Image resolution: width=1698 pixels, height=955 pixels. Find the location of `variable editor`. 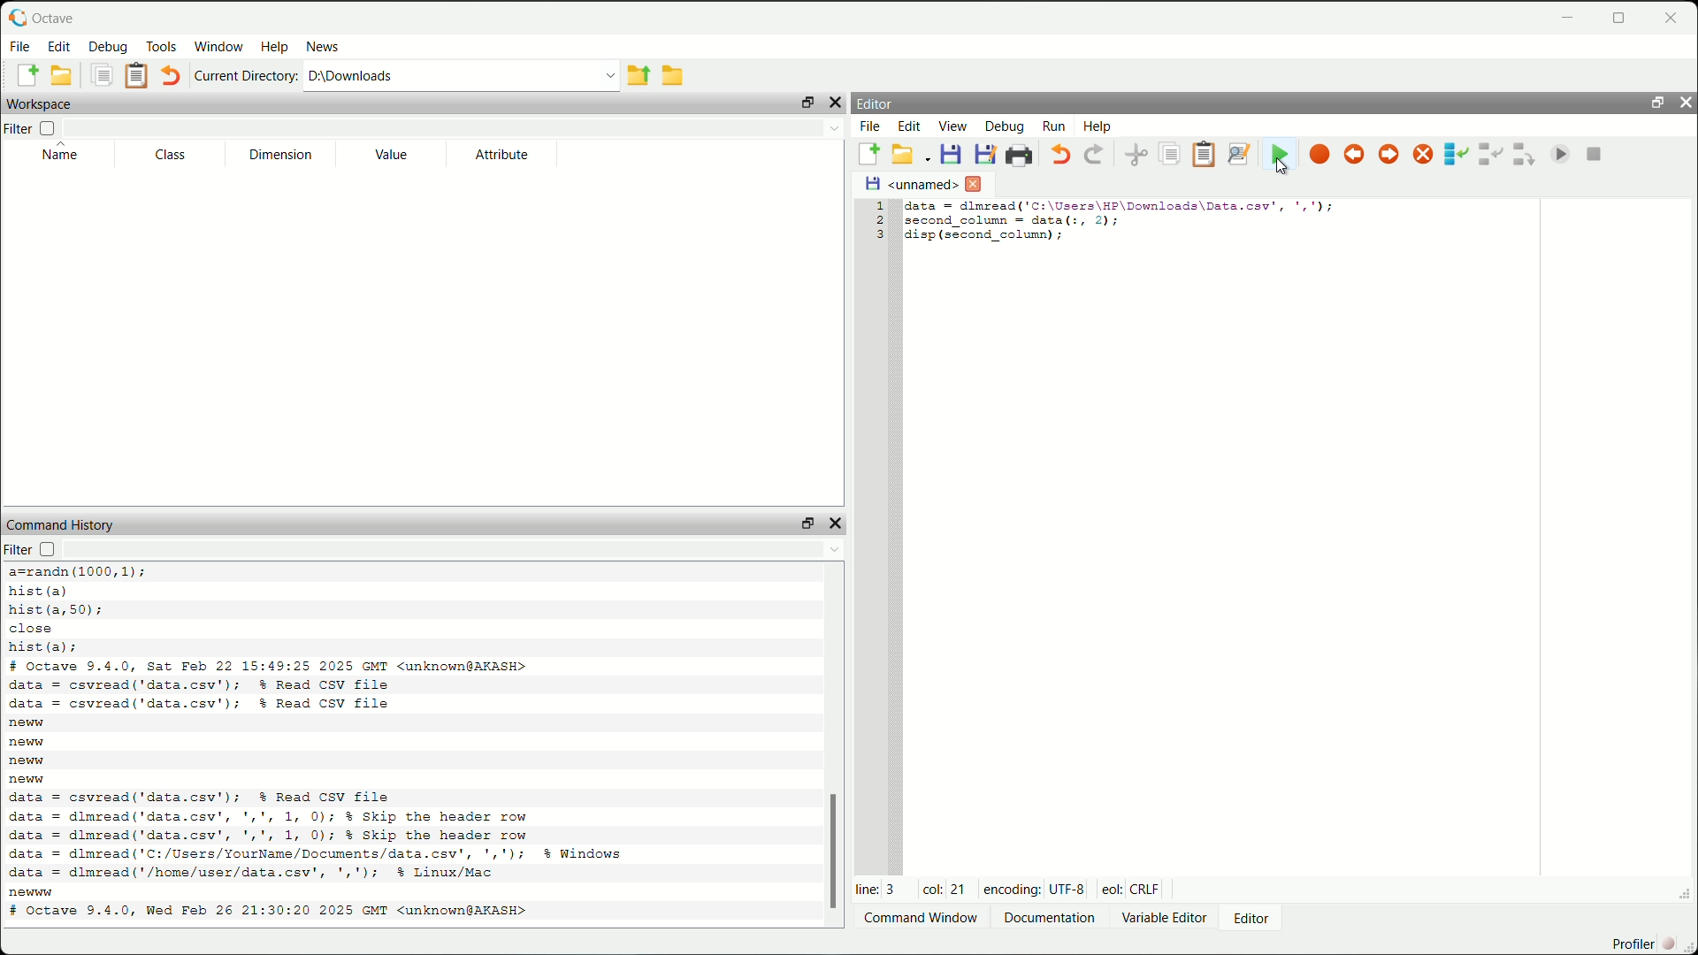

variable editor is located at coordinates (1166, 916).